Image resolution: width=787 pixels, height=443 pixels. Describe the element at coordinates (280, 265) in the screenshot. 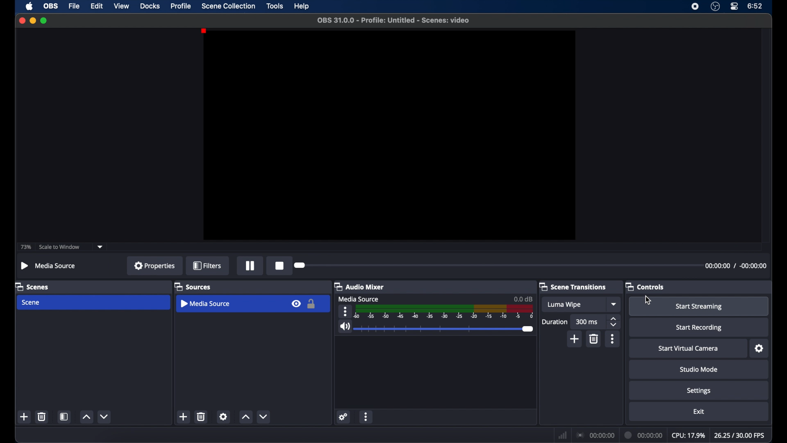

I see `record` at that location.